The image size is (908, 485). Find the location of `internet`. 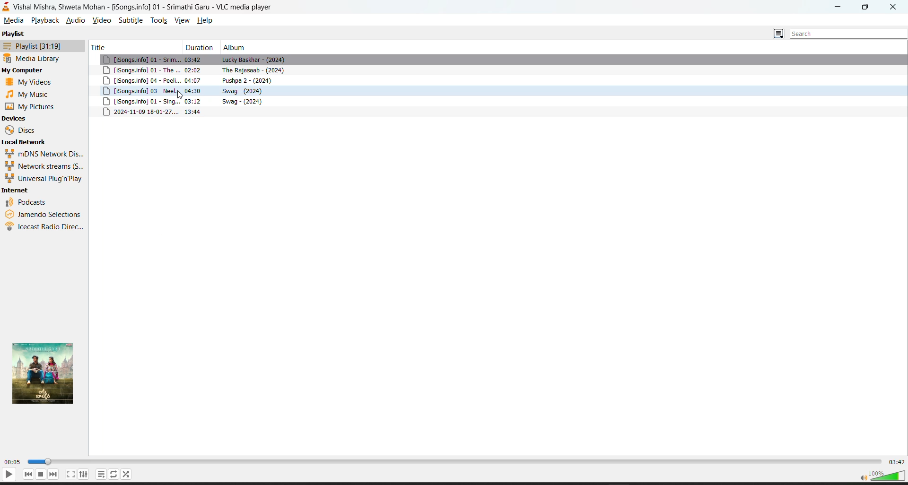

internet is located at coordinates (15, 191).